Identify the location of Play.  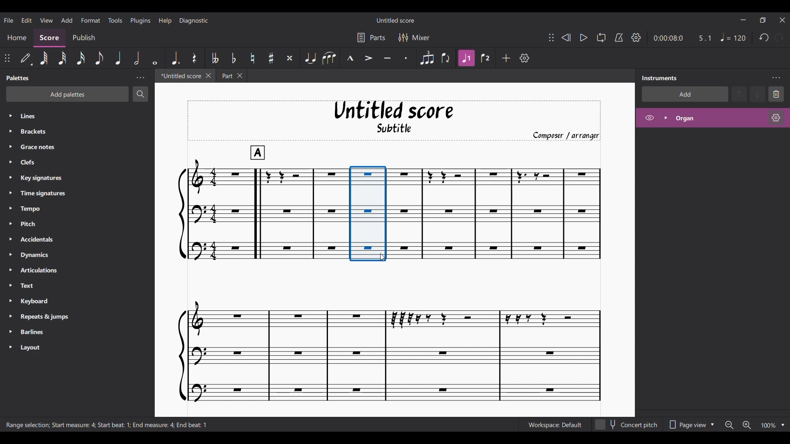
(583, 38).